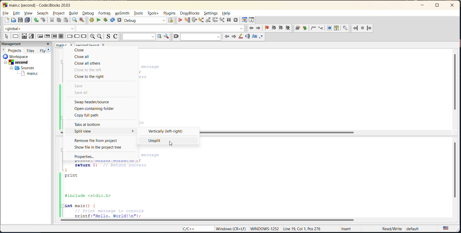  Describe the element at coordinates (160, 37) in the screenshot. I see `run search` at that location.